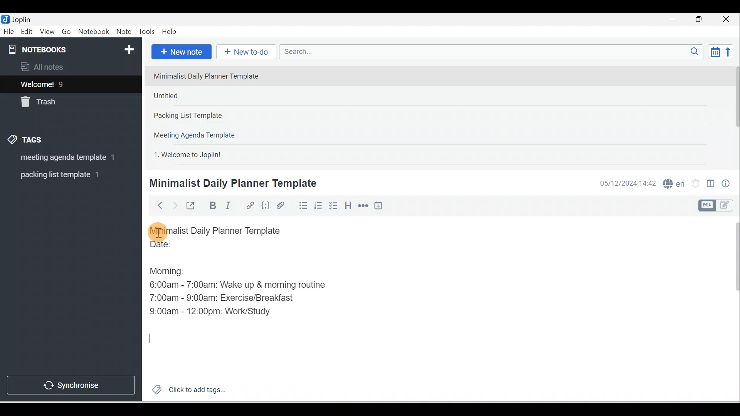 The image size is (740, 416). I want to click on Toggle editor layout, so click(718, 206).